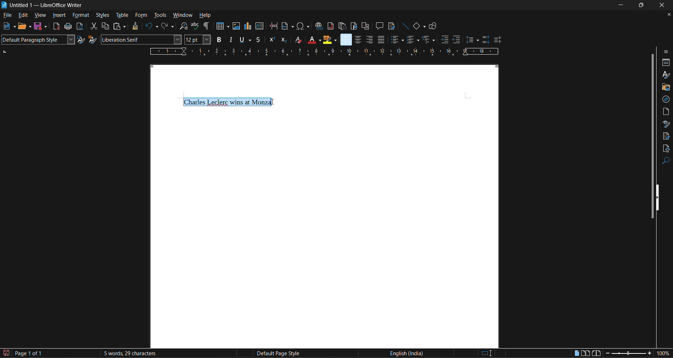  What do you see at coordinates (230, 39) in the screenshot?
I see `italic` at bounding box center [230, 39].